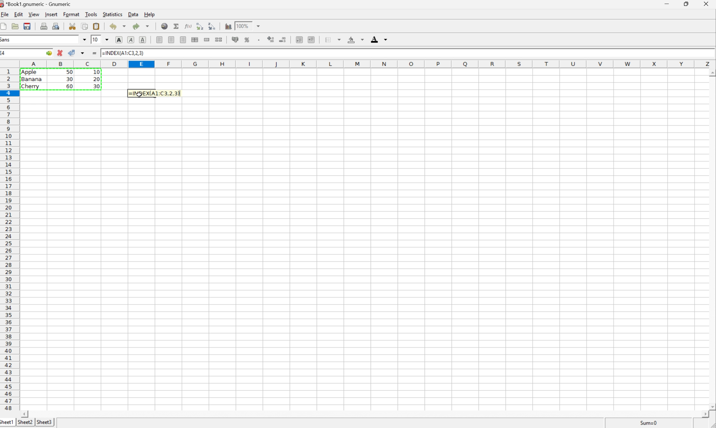  Describe the element at coordinates (49, 53) in the screenshot. I see `go to` at that location.